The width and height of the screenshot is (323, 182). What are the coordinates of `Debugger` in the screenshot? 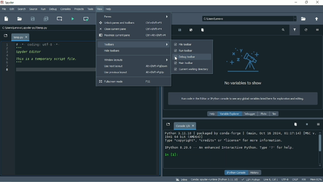 It's located at (250, 114).